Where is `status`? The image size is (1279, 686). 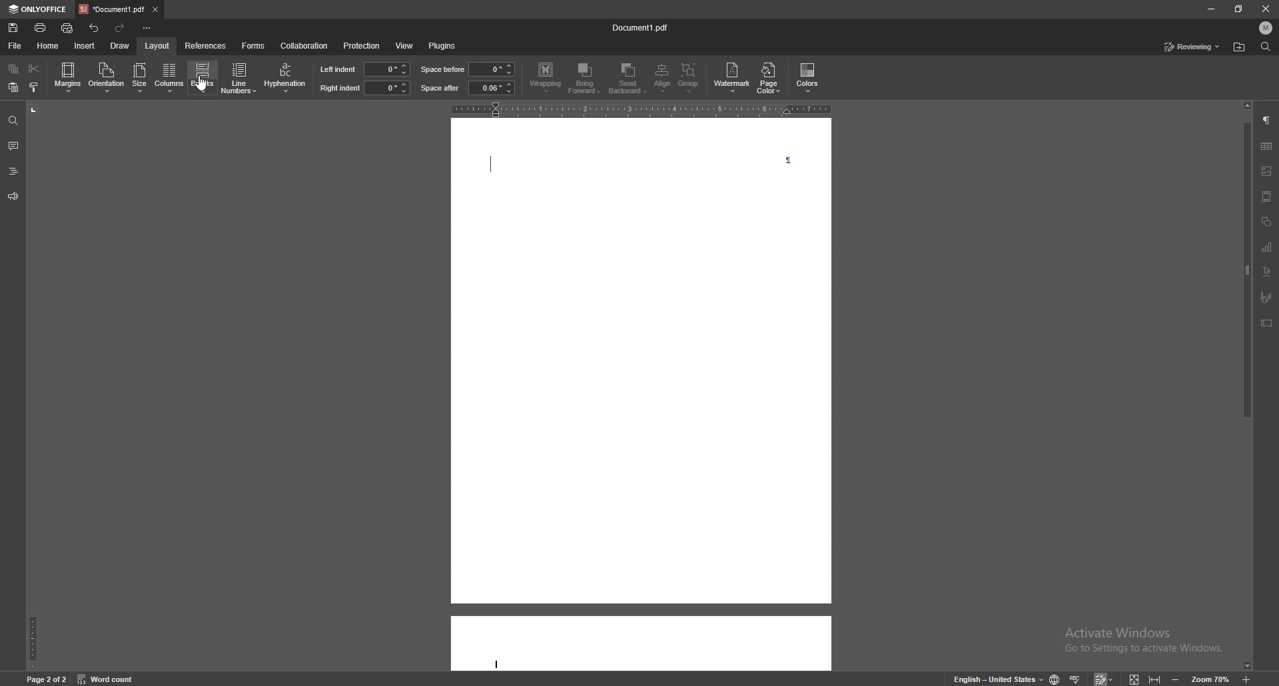
status is located at coordinates (1192, 47).